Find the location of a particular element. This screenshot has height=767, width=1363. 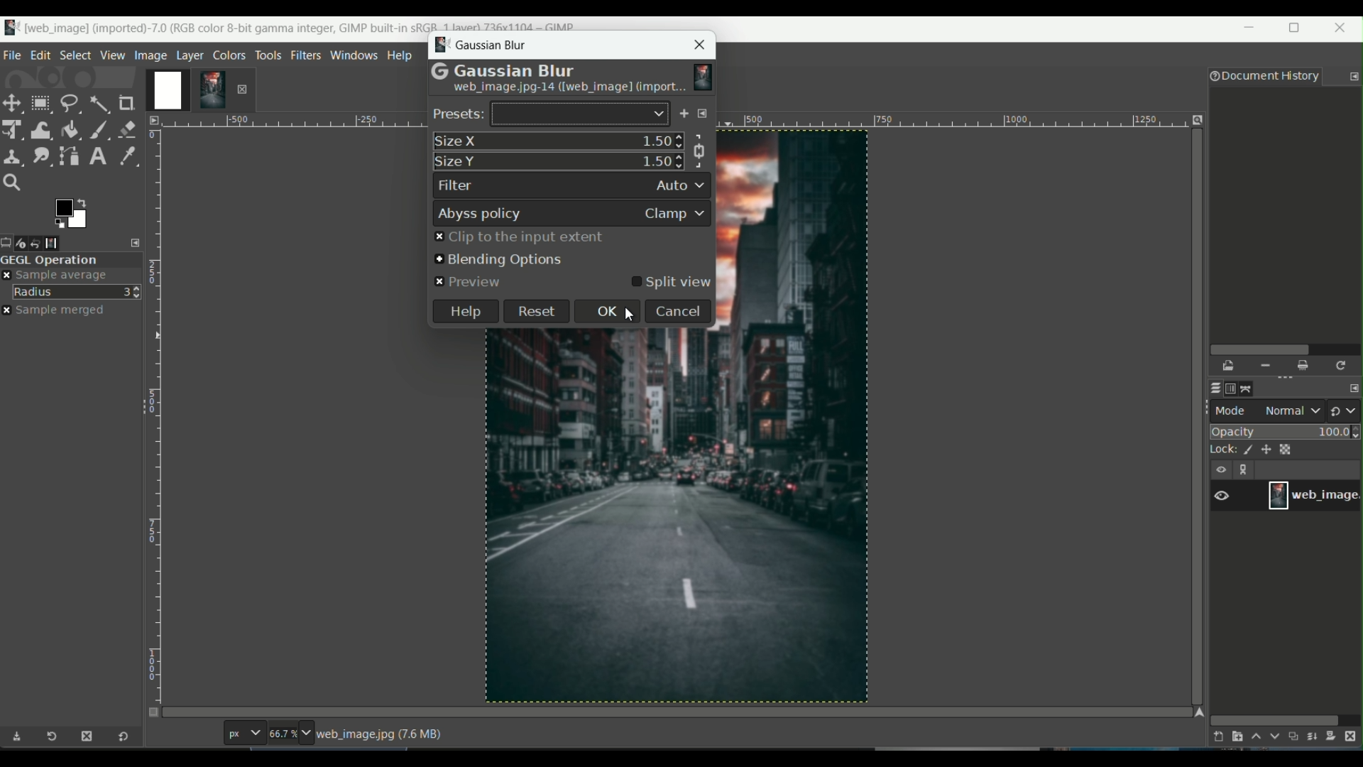

device status is located at coordinates (26, 243).